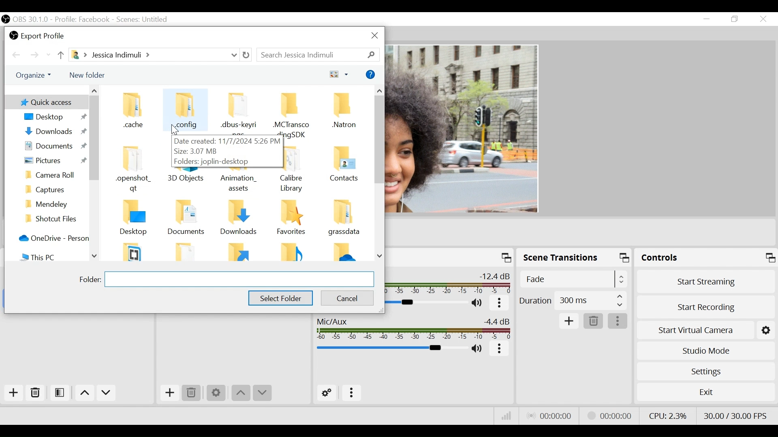  What do you see at coordinates (707, 372) in the screenshot?
I see `Settings` at bounding box center [707, 372].